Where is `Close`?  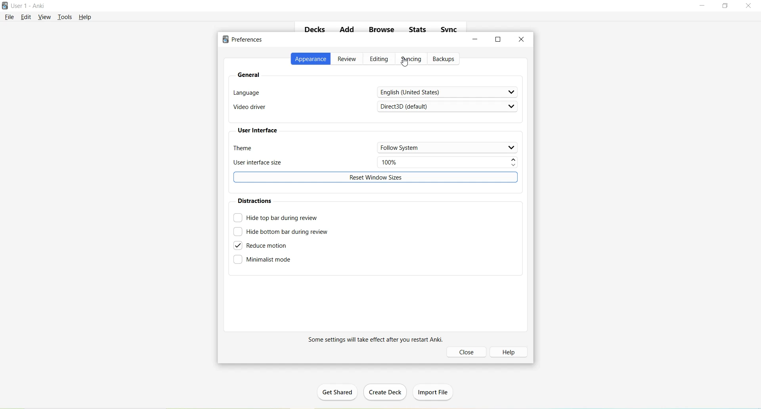 Close is located at coordinates (750, 6).